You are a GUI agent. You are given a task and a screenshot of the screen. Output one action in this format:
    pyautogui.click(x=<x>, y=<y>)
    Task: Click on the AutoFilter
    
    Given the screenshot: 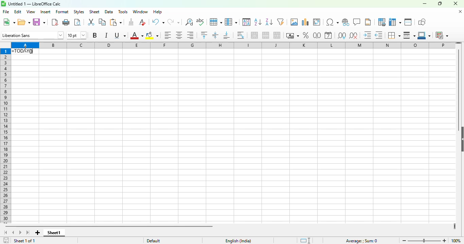 What is the action you would take?
    pyautogui.click(x=281, y=22)
    